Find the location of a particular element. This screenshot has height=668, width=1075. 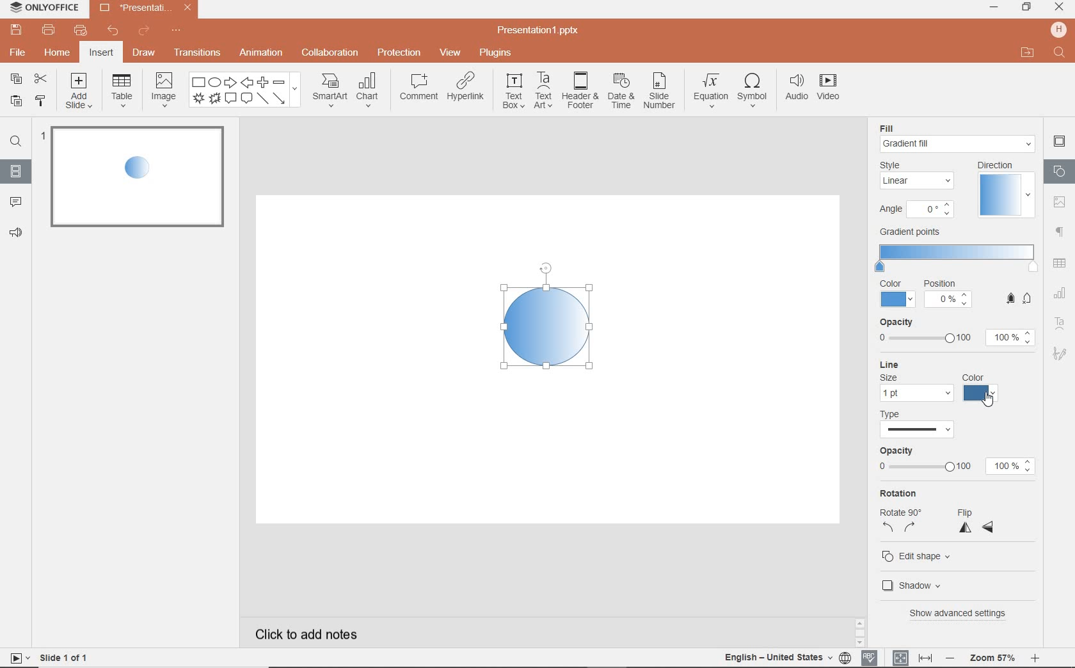

hyperlink is located at coordinates (467, 90).